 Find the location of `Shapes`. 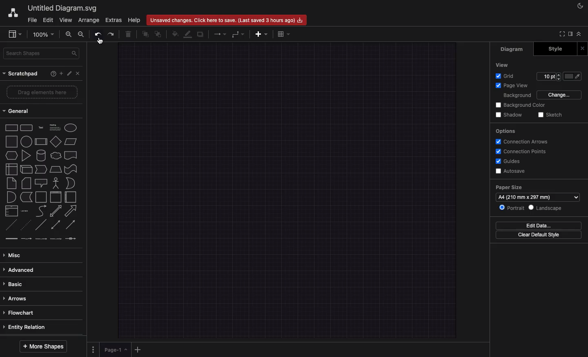

Shapes is located at coordinates (40, 184).